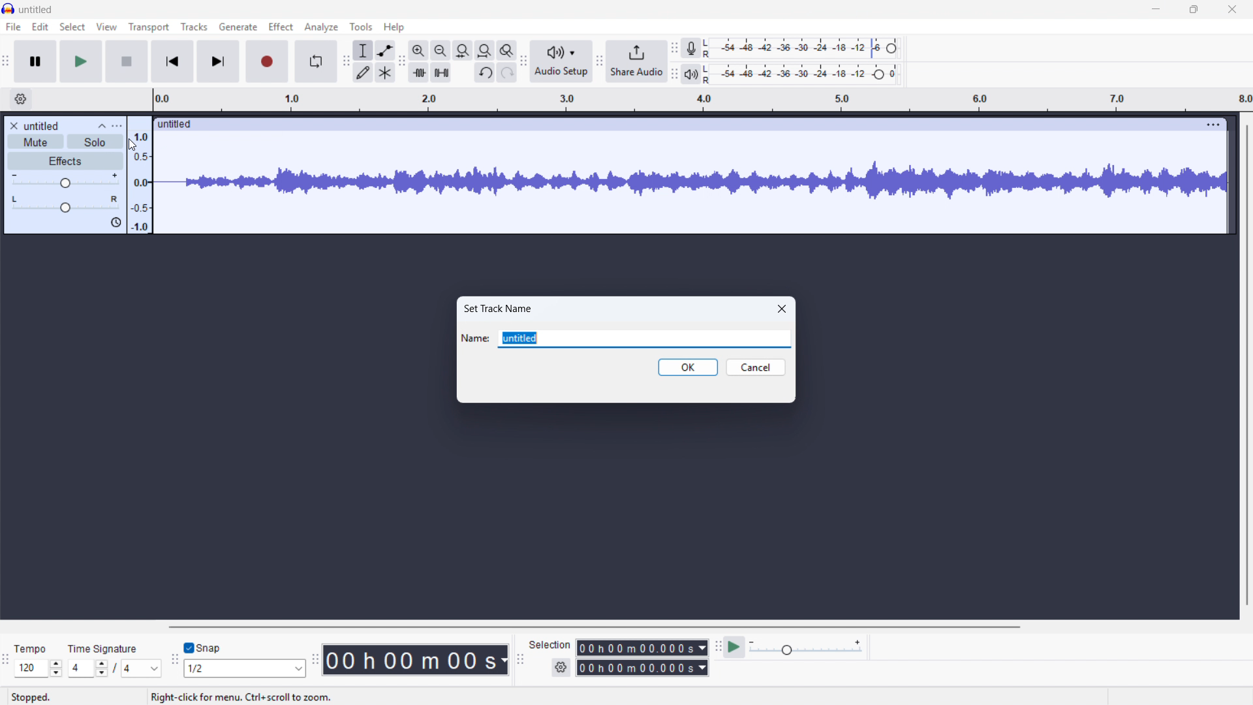 This screenshot has width=1253, height=705. Describe the element at coordinates (101, 125) in the screenshot. I see `Collapse ` at that location.